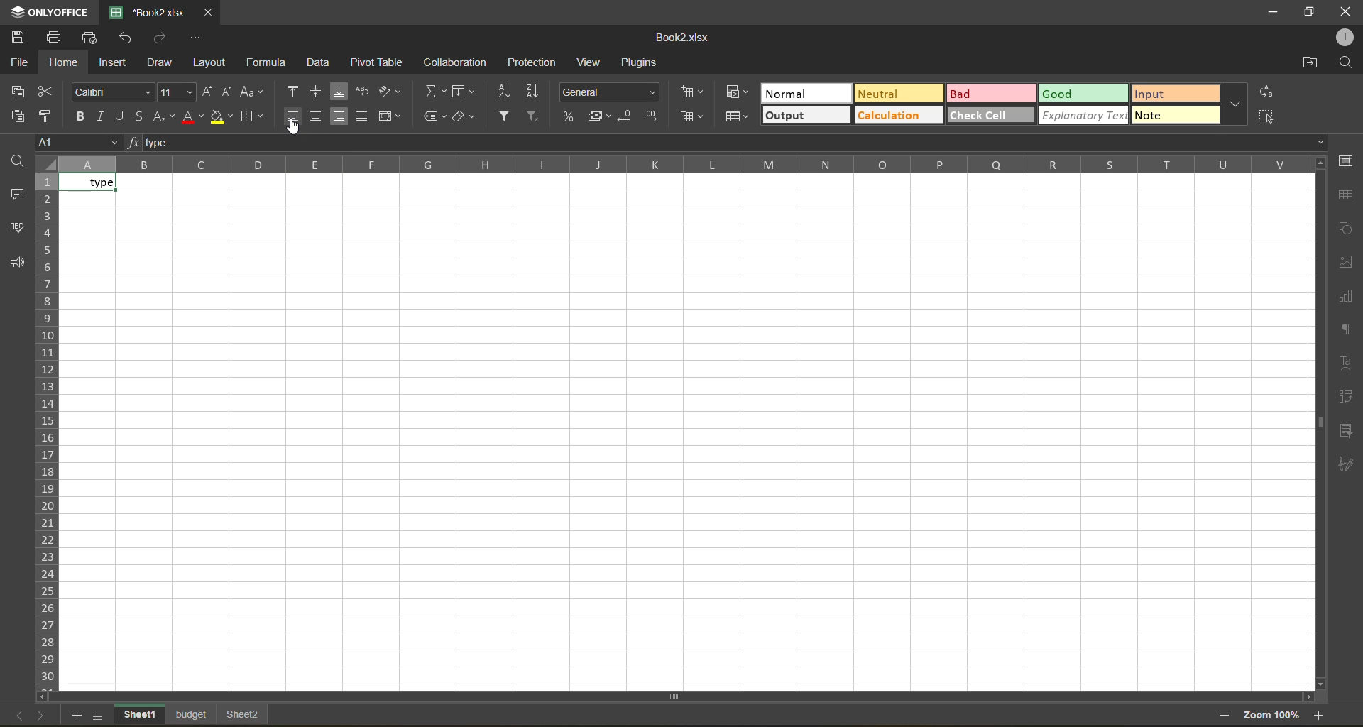 The image size is (1363, 727). Describe the element at coordinates (252, 116) in the screenshot. I see `borders` at that location.